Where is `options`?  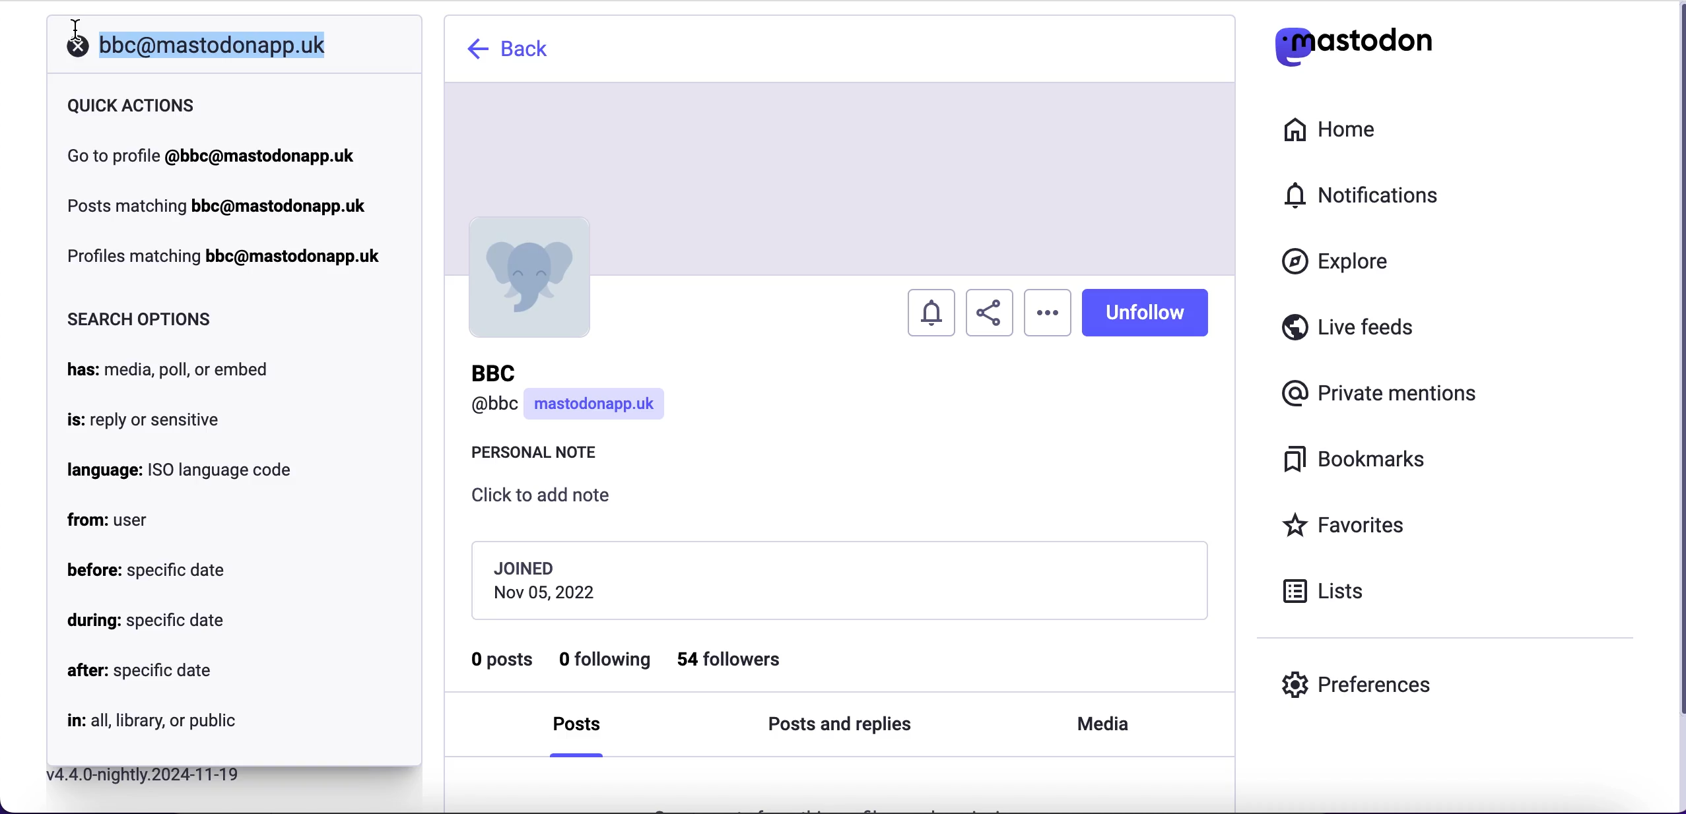 options is located at coordinates (1048, 313).